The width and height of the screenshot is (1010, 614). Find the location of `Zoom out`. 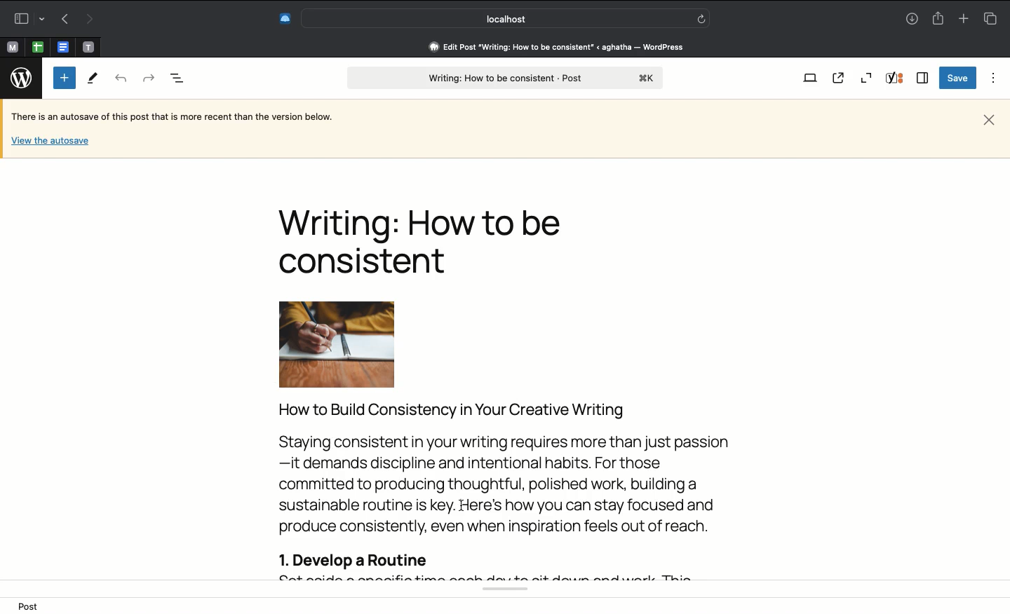

Zoom out is located at coordinates (866, 78).